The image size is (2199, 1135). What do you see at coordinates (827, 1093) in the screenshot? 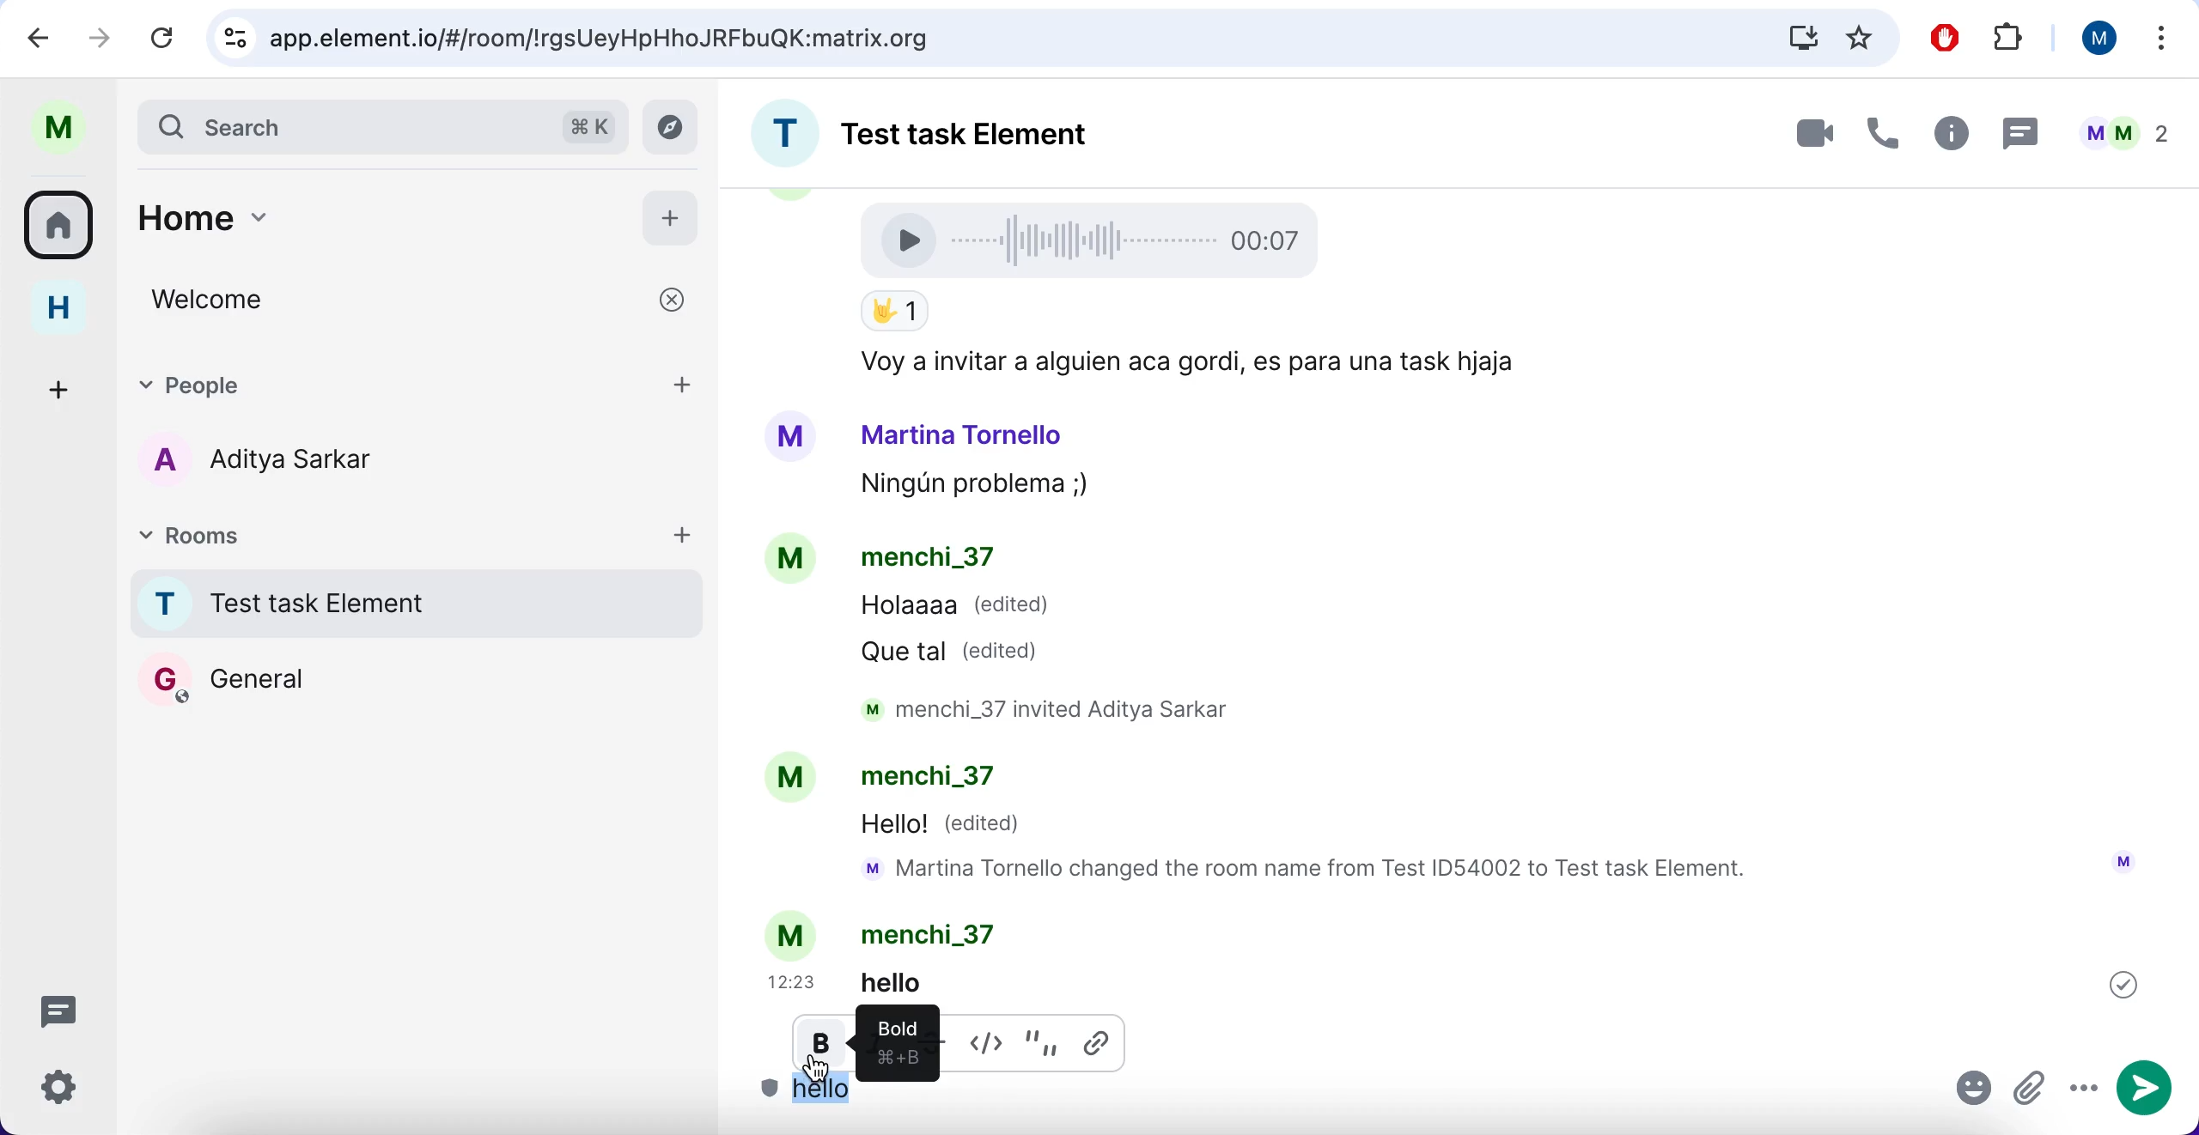
I see `typed message selected` at bounding box center [827, 1093].